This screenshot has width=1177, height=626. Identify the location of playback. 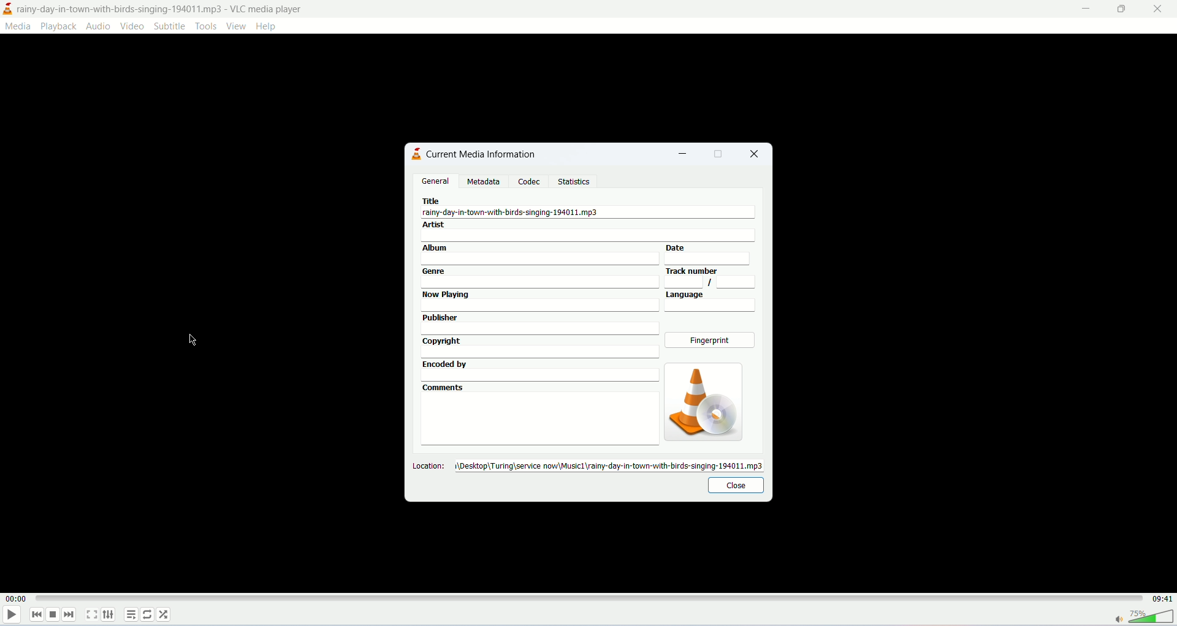
(58, 26).